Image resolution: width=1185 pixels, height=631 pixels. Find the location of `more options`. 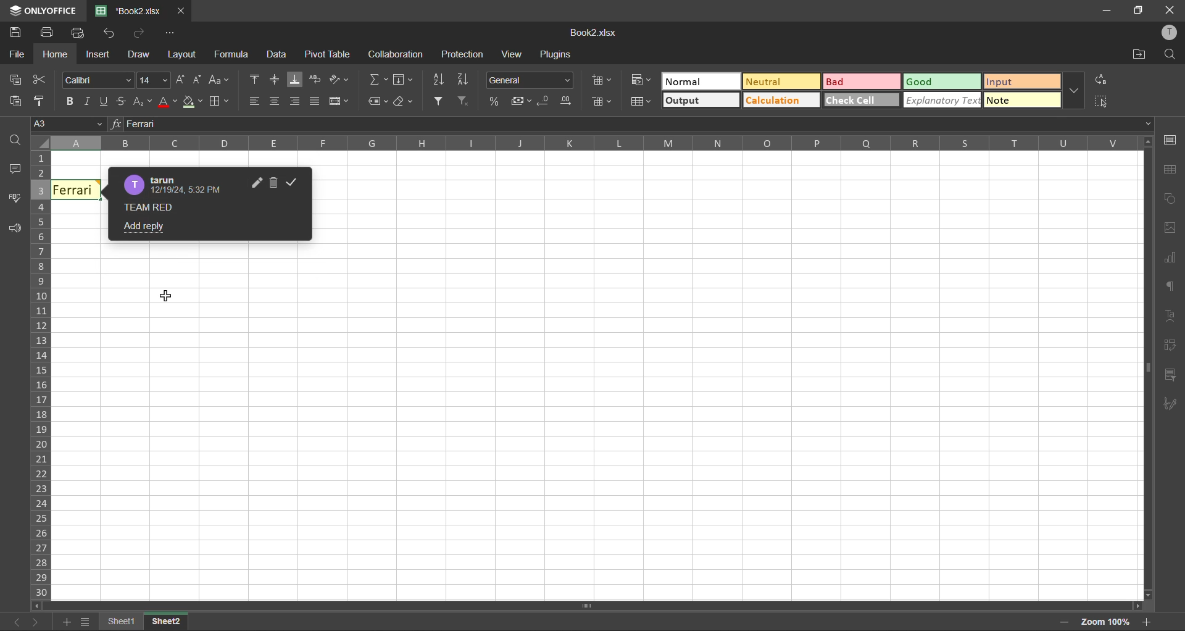

more options is located at coordinates (1070, 91).